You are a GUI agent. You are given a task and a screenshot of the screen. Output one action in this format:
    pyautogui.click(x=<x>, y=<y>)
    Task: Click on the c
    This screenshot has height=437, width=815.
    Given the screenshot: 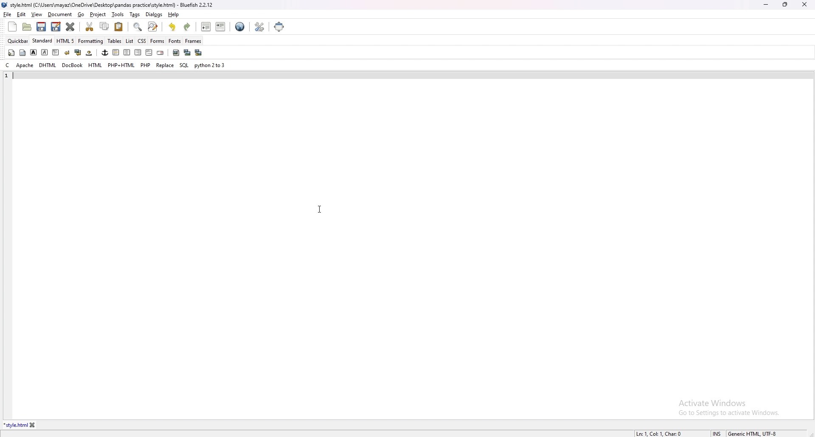 What is the action you would take?
    pyautogui.click(x=7, y=65)
    